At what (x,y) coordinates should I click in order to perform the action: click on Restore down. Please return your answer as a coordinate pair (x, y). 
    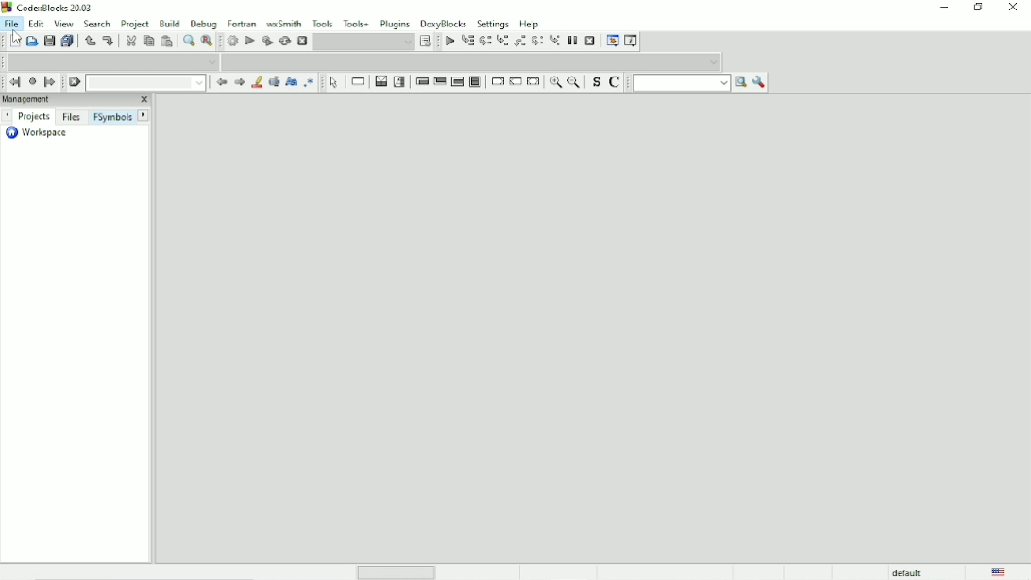
    Looking at the image, I should click on (979, 8).